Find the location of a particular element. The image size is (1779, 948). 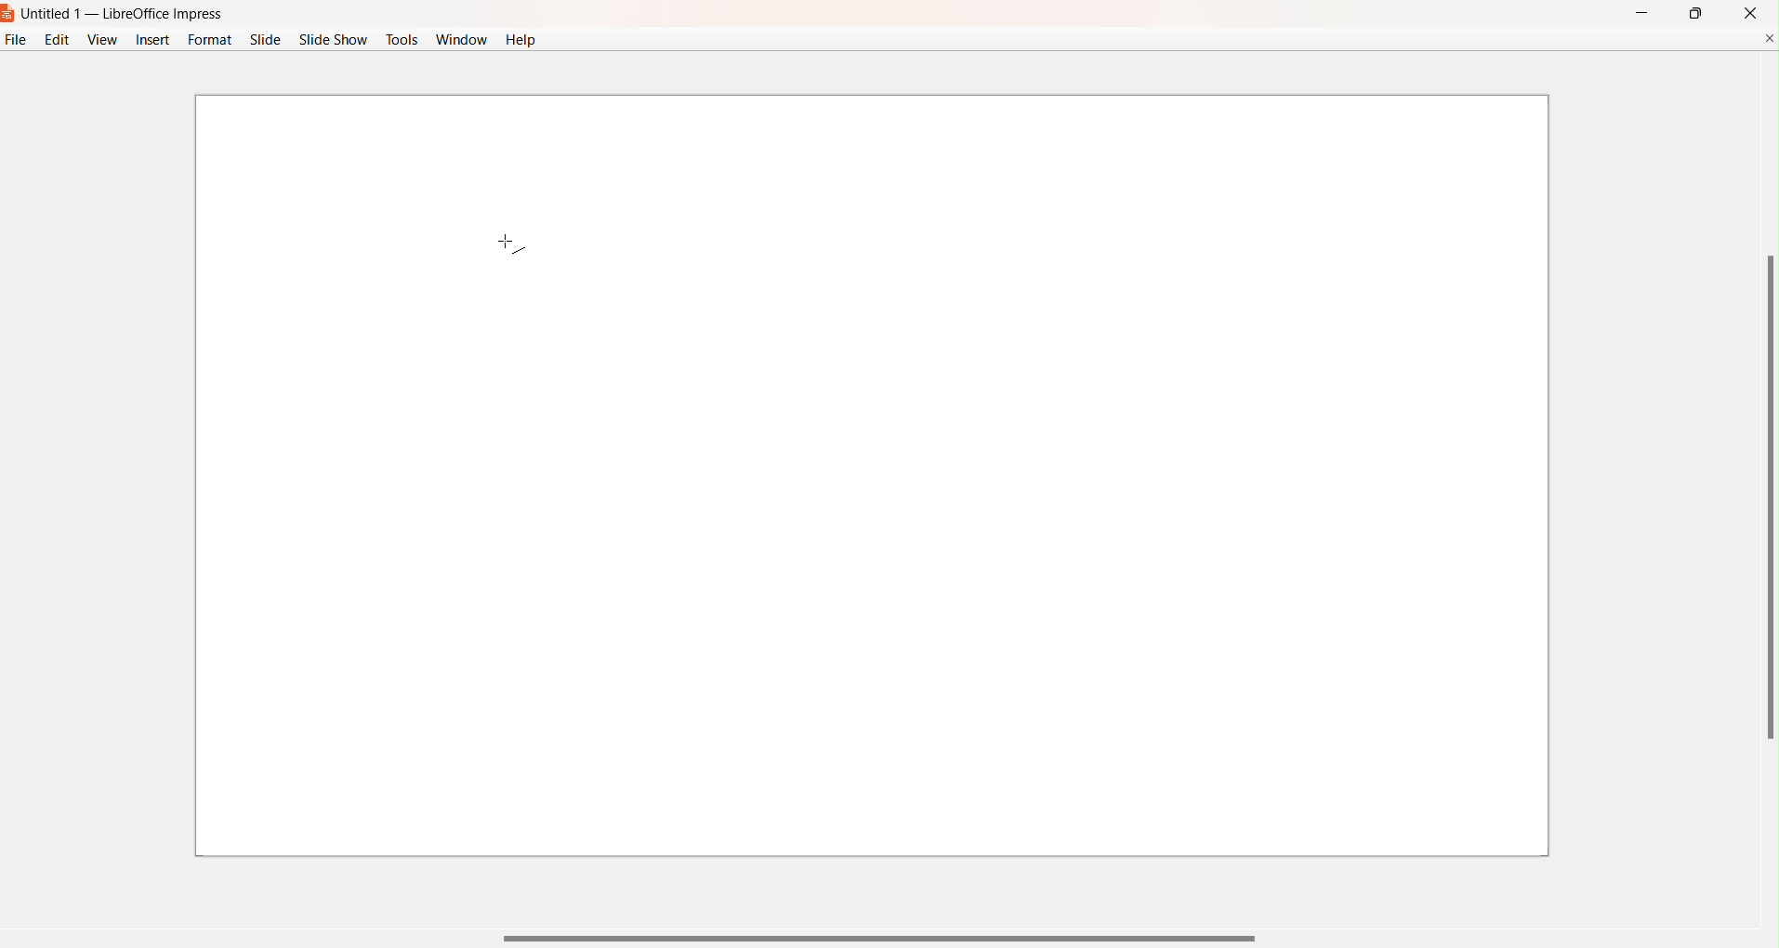

Untitled 1 - LibreOffice Impress is located at coordinates (125, 15).